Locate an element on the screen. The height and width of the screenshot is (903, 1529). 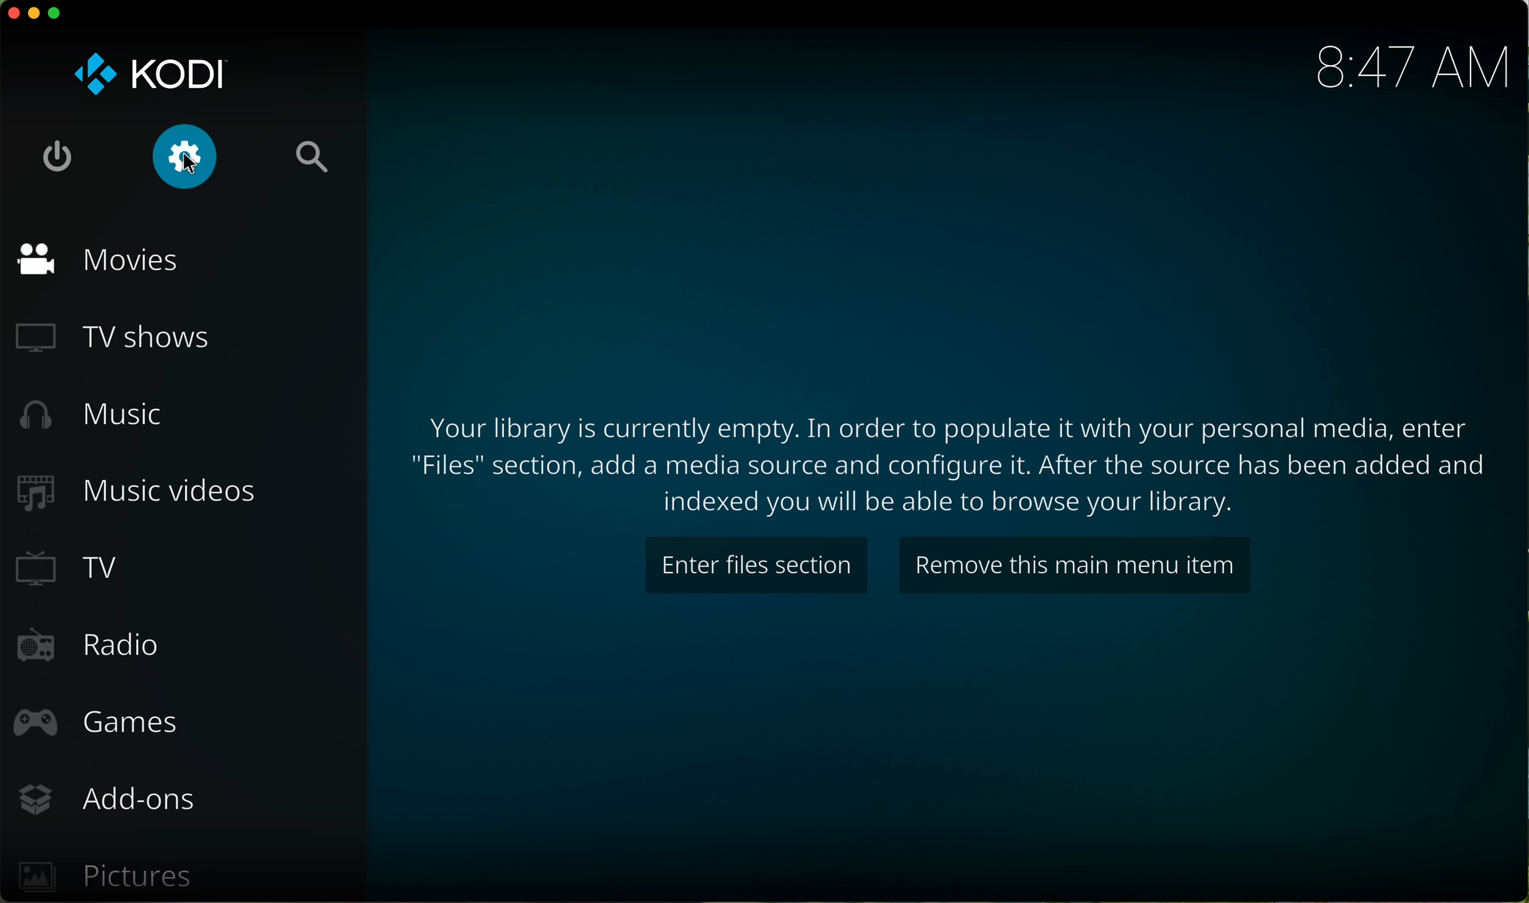
tv shows is located at coordinates (119, 336).